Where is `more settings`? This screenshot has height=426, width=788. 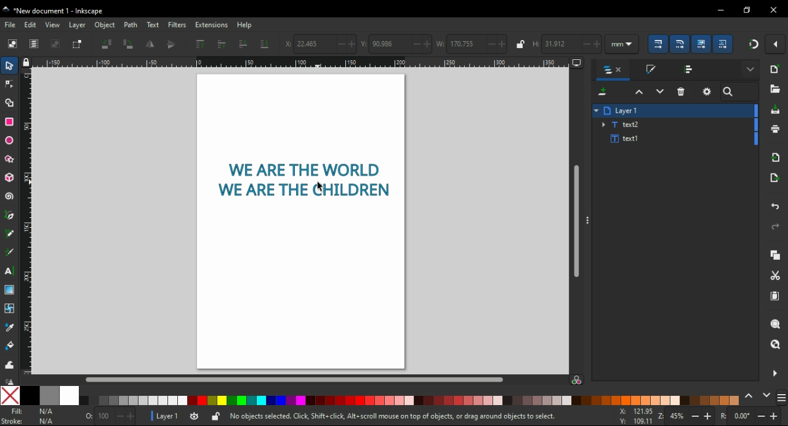
more settings is located at coordinates (781, 398).